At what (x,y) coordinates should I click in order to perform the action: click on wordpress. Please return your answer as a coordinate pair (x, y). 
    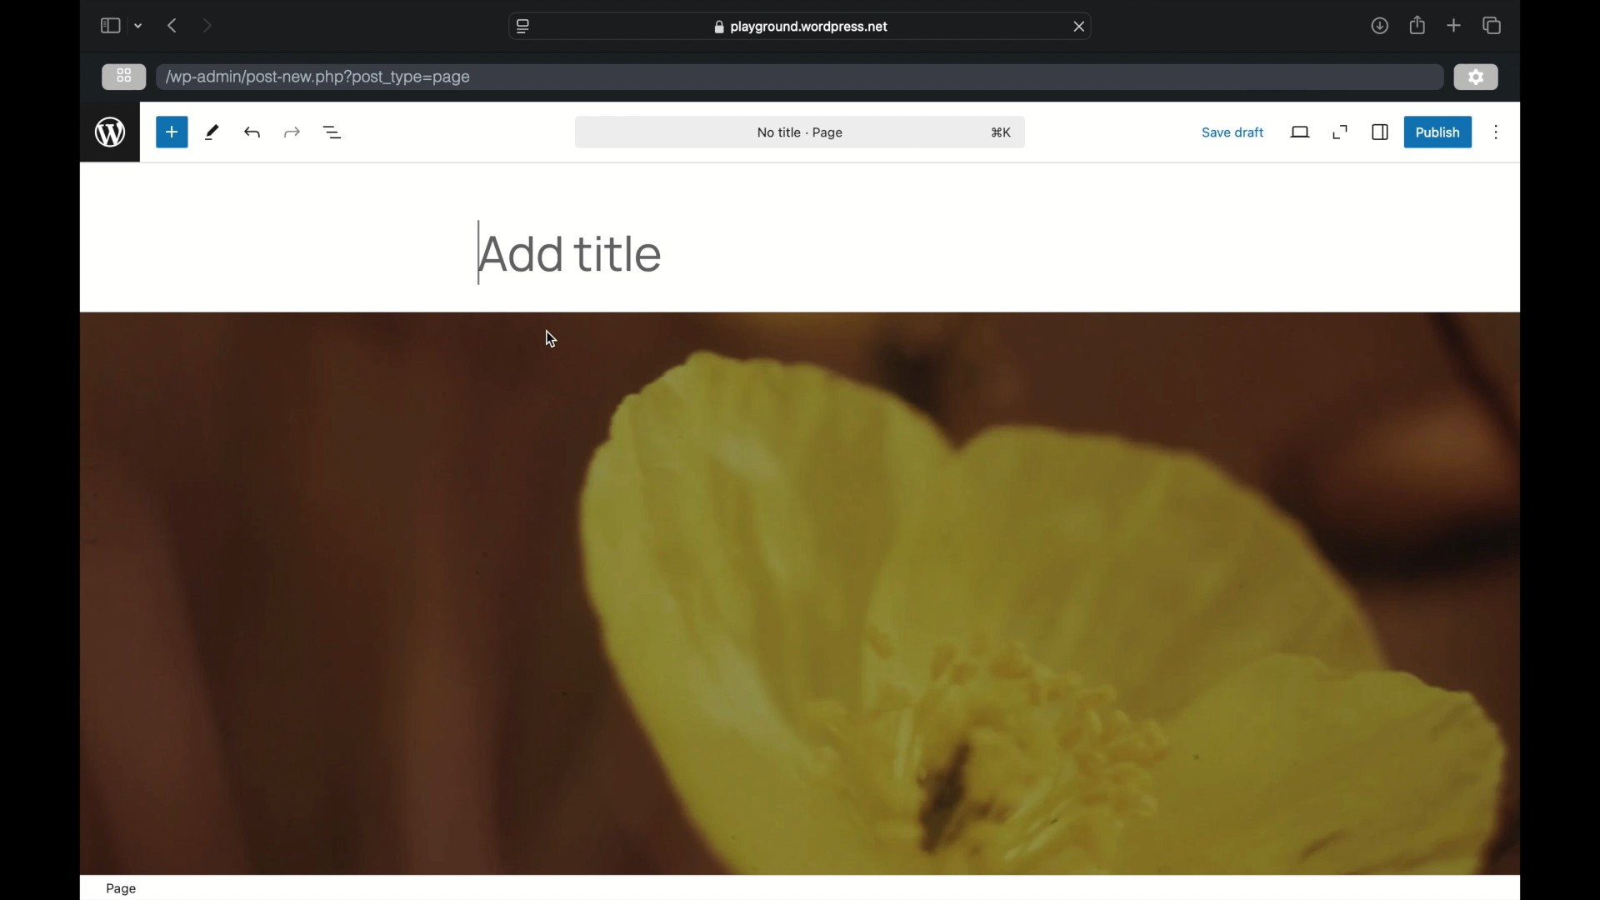
    Looking at the image, I should click on (111, 132).